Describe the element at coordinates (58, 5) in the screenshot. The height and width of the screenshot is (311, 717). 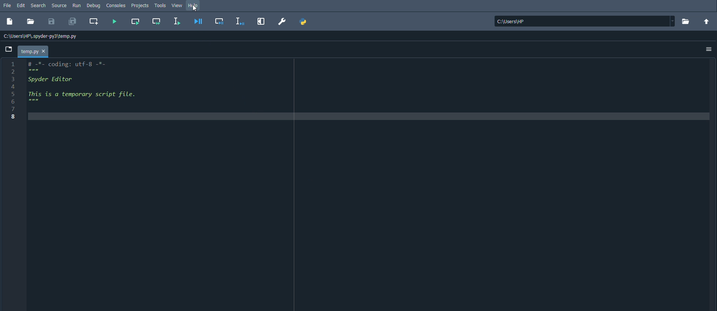
I see `Source` at that location.